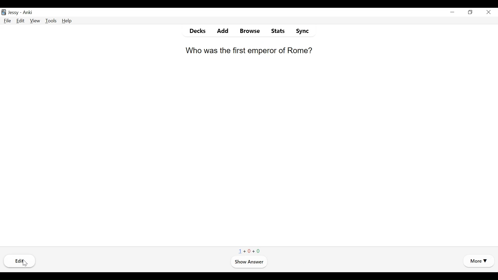  What do you see at coordinates (453, 12) in the screenshot?
I see `minimize` at bounding box center [453, 12].